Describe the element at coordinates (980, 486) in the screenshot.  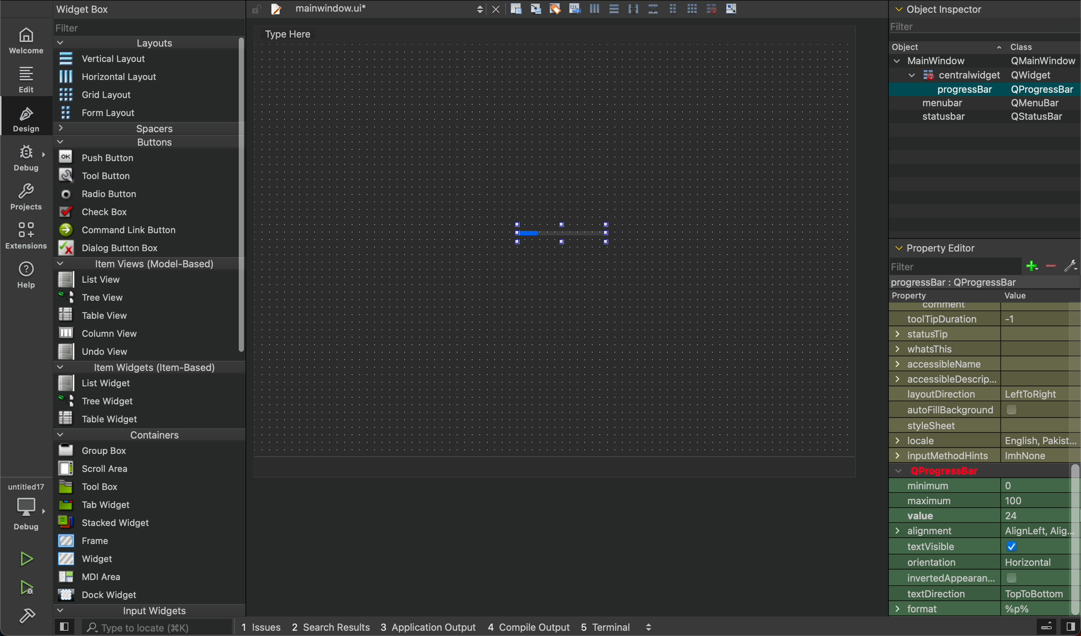
I see `Minimum` at that location.